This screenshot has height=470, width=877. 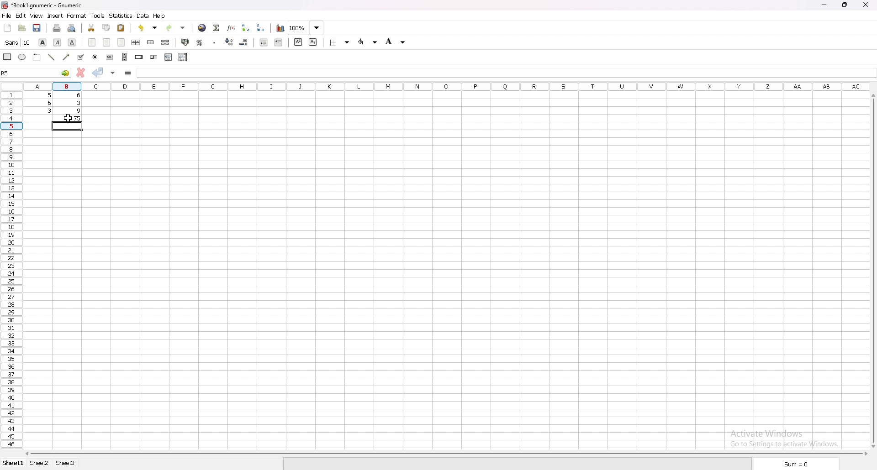 I want to click on edit, so click(x=21, y=16).